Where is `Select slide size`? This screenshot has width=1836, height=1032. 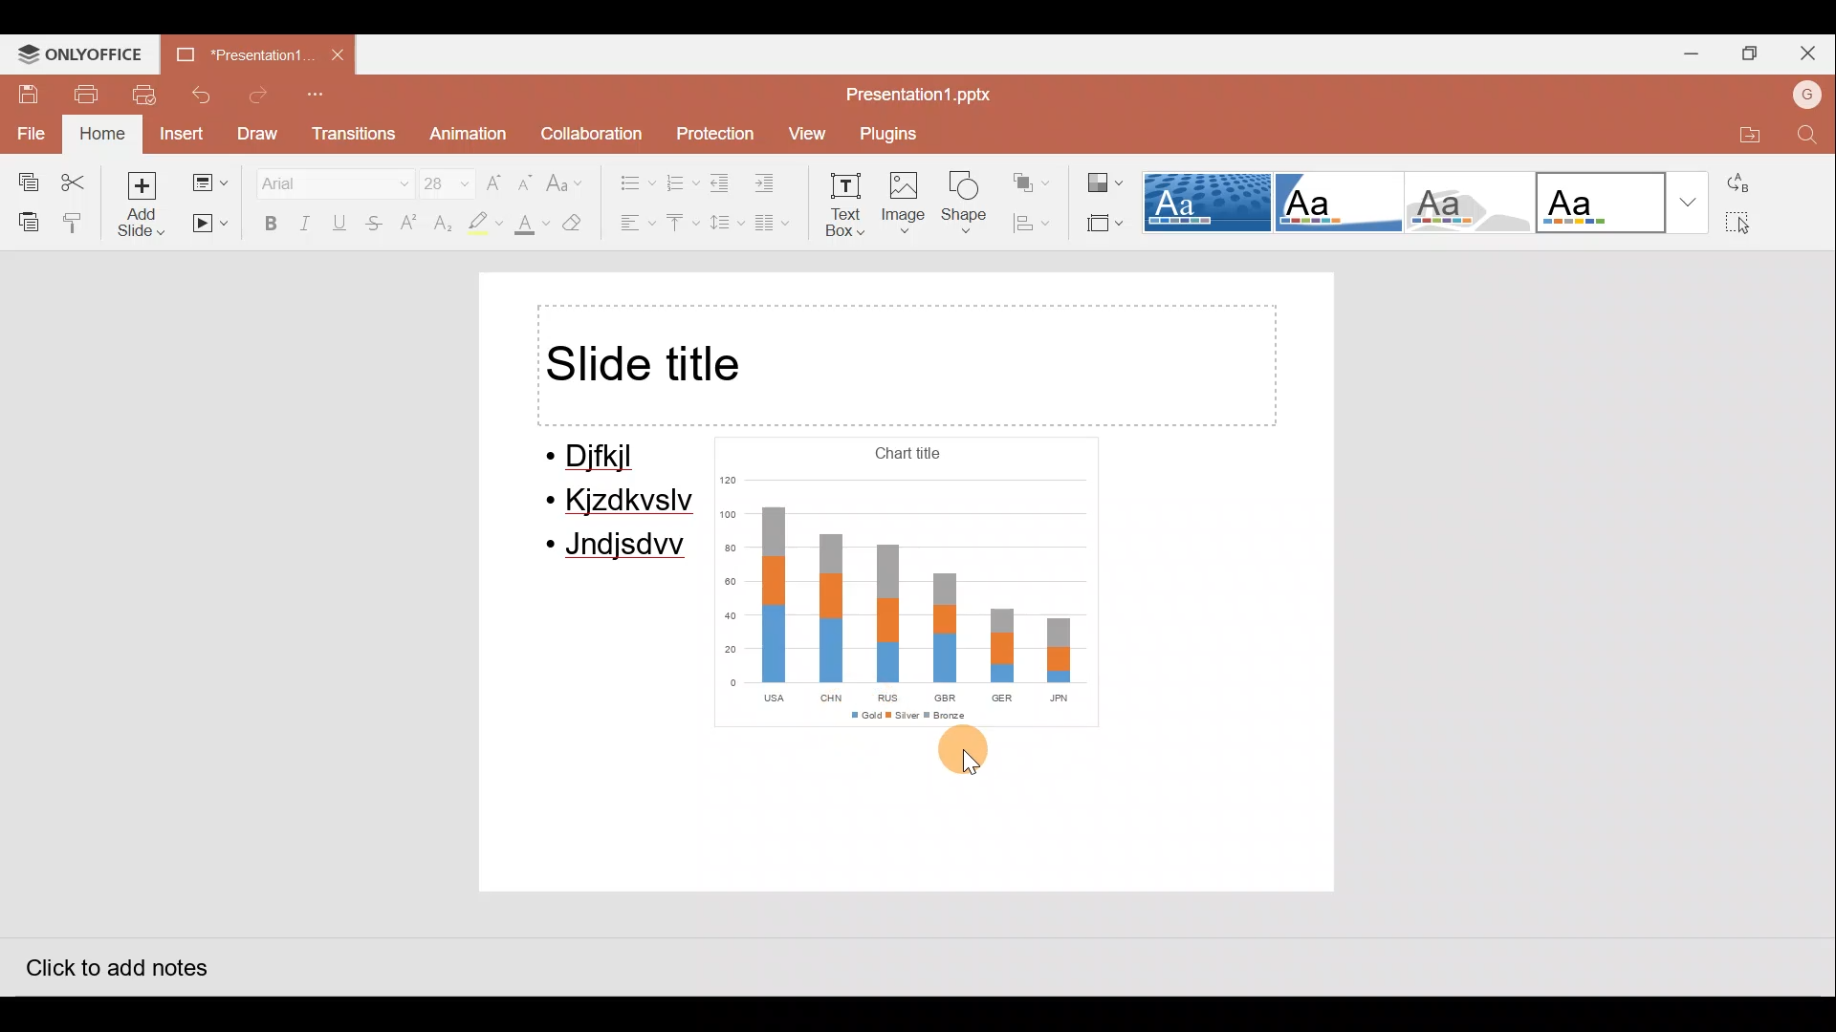 Select slide size is located at coordinates (1102, 225).